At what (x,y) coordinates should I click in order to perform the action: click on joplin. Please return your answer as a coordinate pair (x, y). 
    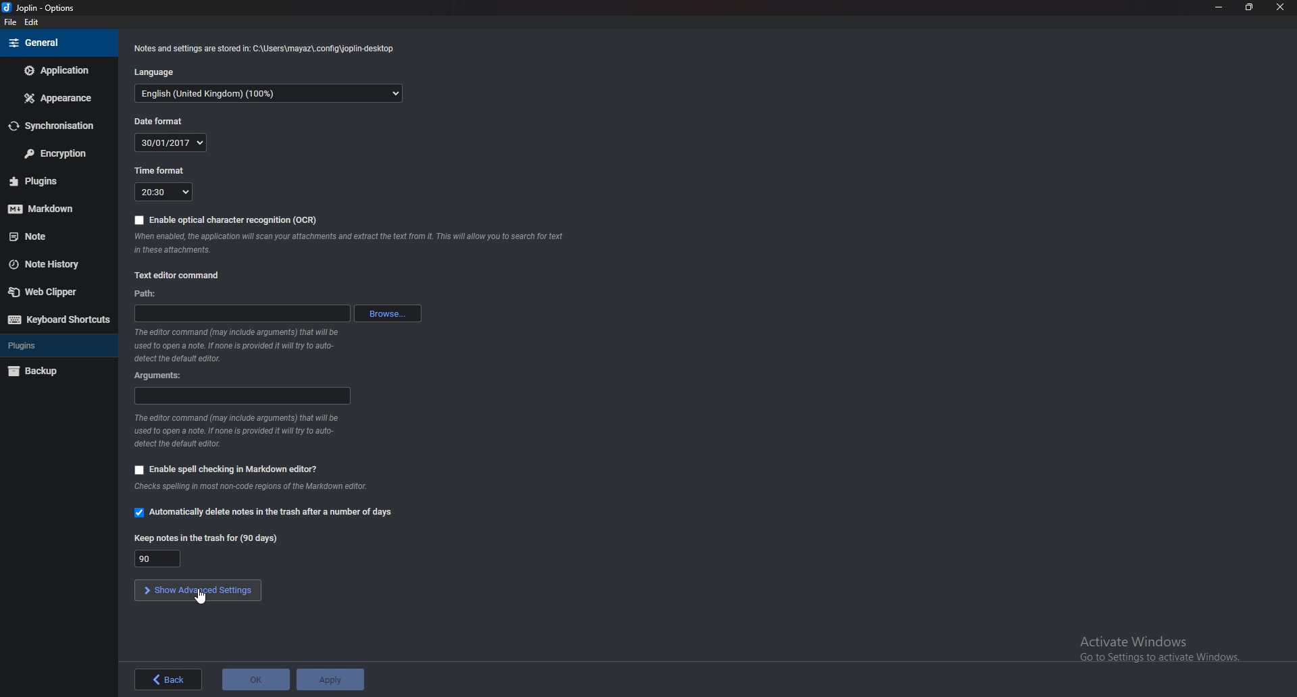
    Looking at the image, I should click on (41, 8).